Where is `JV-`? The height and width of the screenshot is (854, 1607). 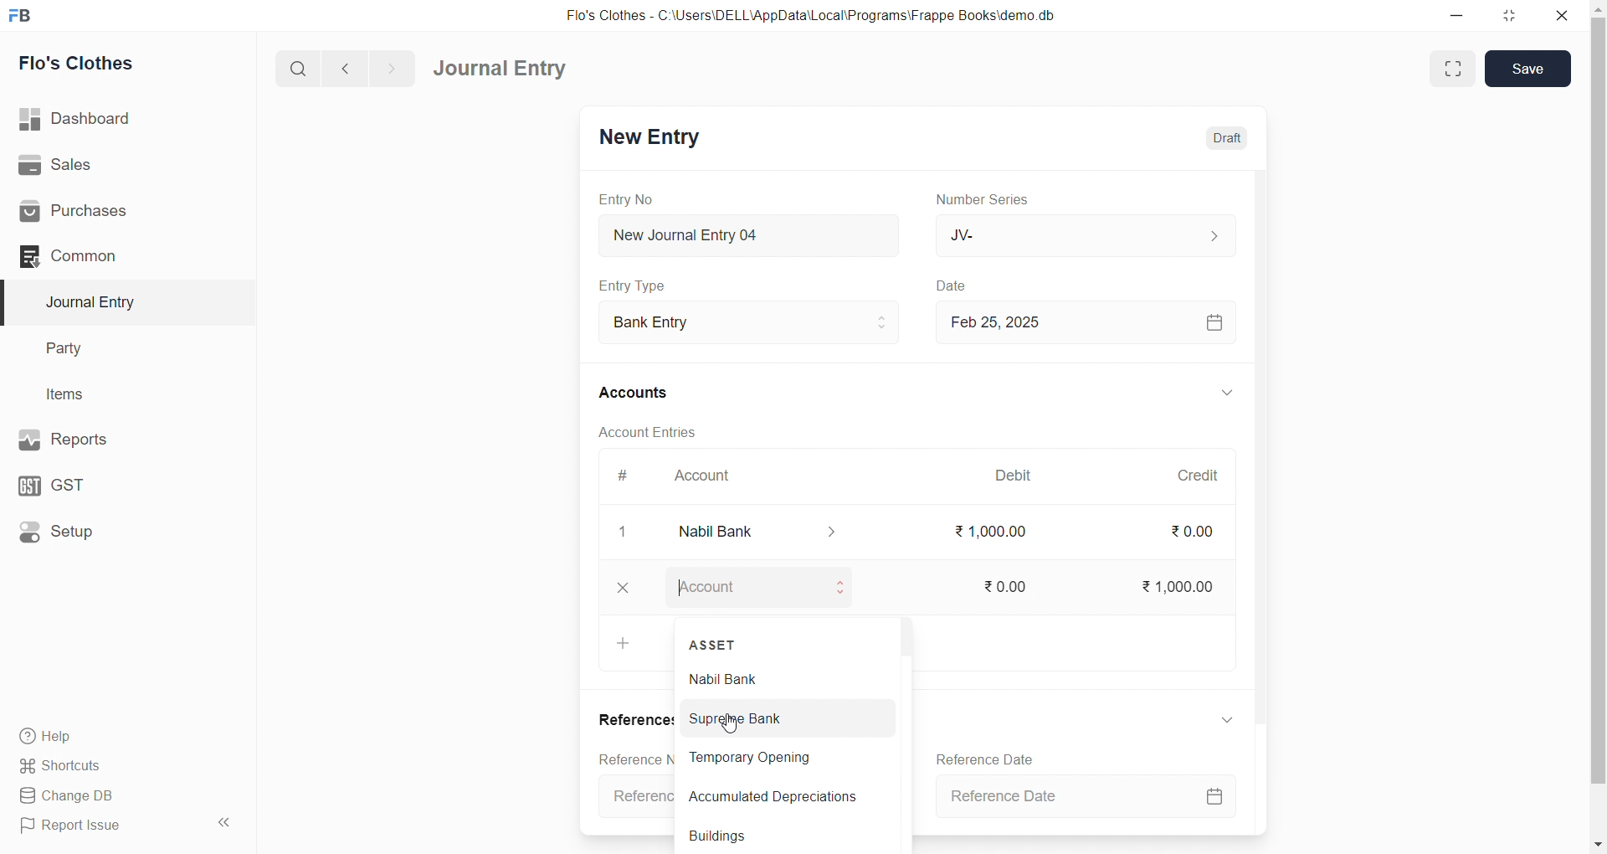
JV- is located at coordinates (1091, 234).